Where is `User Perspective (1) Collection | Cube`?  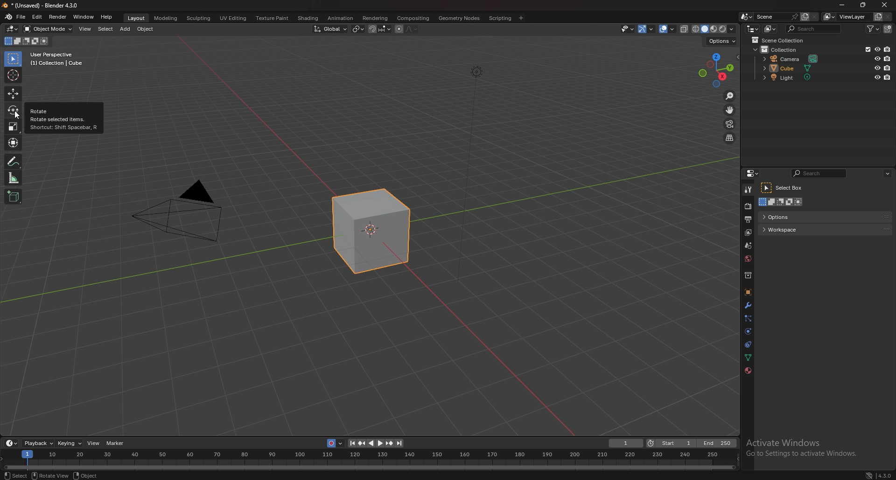
User Perspective (1) Collection | Cube is located at coordinates (57, 59).